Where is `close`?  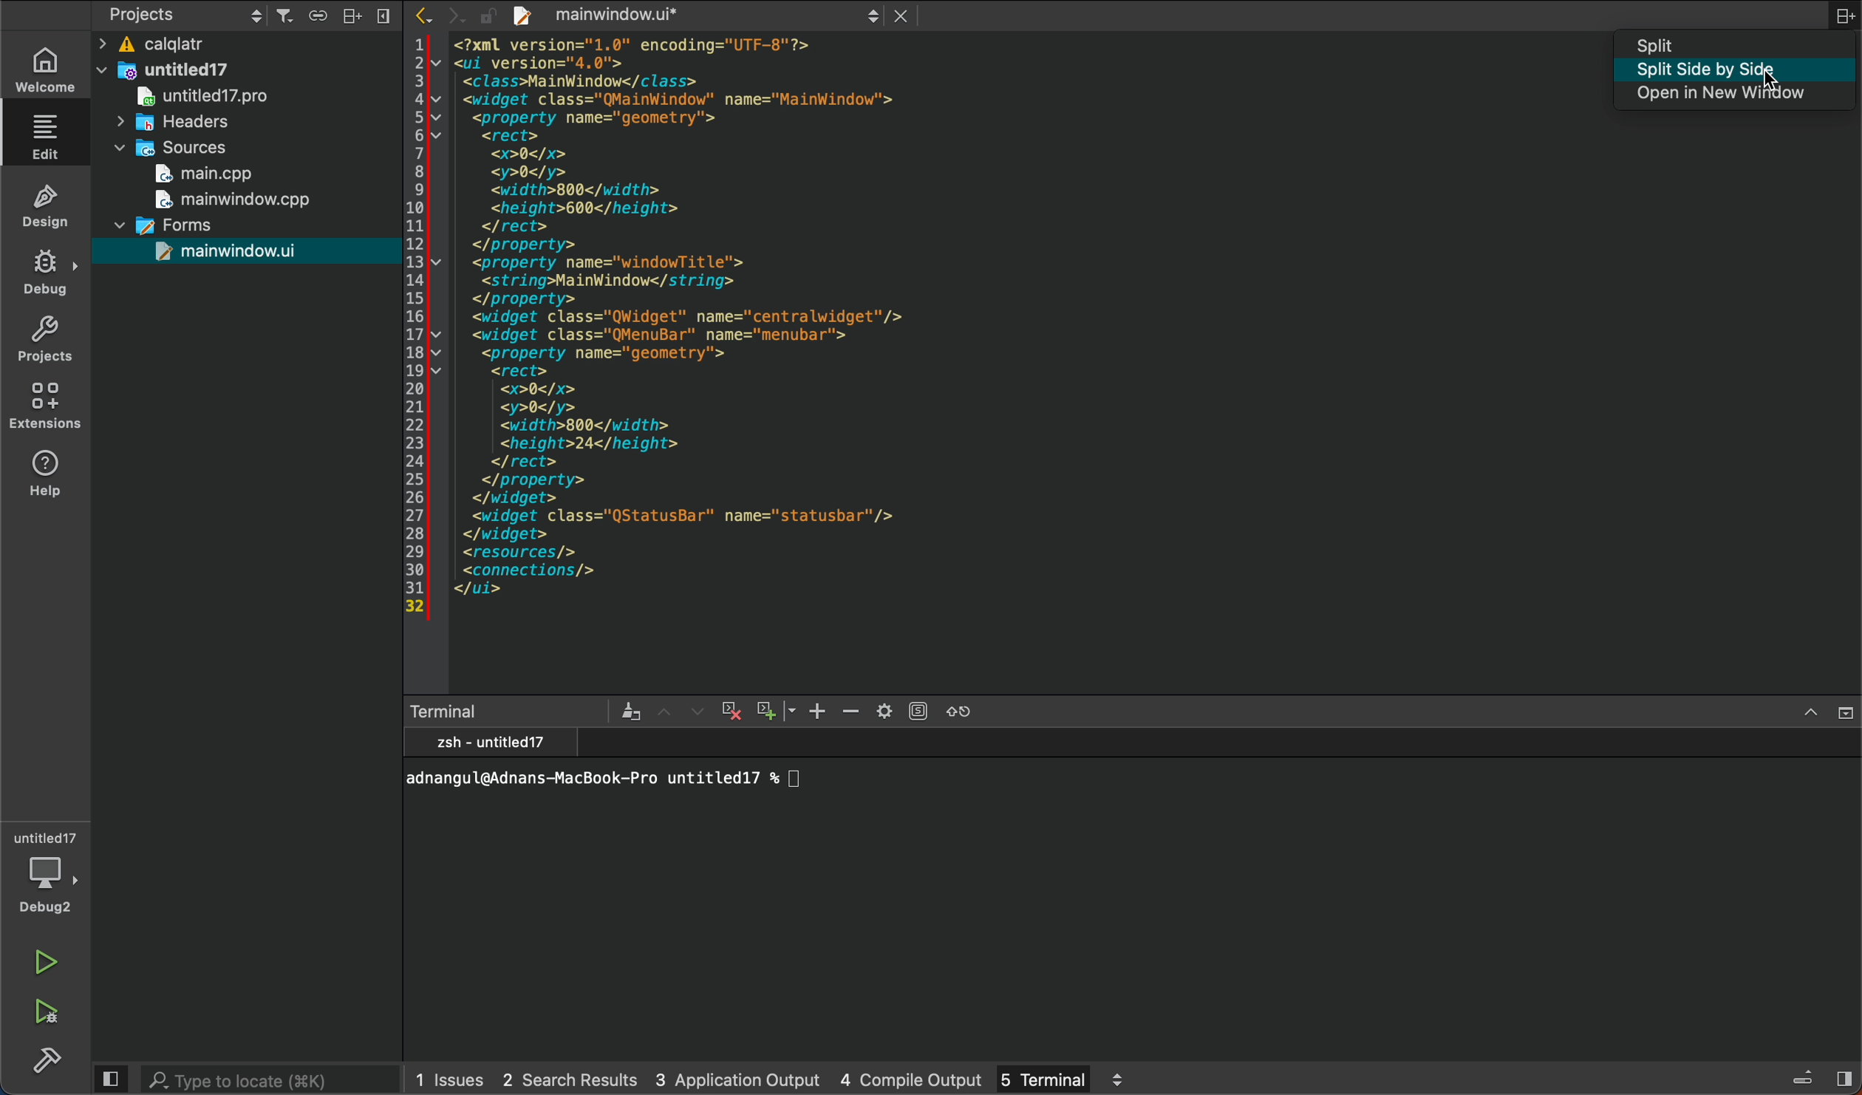
close is located at coordinates (383, 16).